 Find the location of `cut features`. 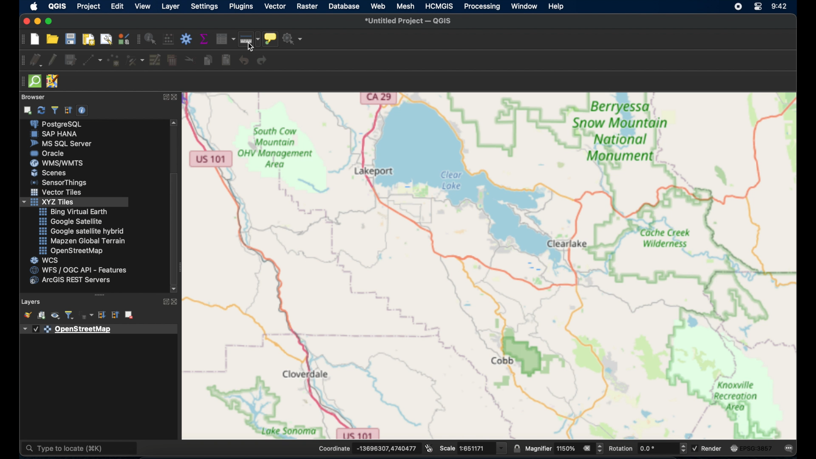

cut features is located at coordinates (188, 59).